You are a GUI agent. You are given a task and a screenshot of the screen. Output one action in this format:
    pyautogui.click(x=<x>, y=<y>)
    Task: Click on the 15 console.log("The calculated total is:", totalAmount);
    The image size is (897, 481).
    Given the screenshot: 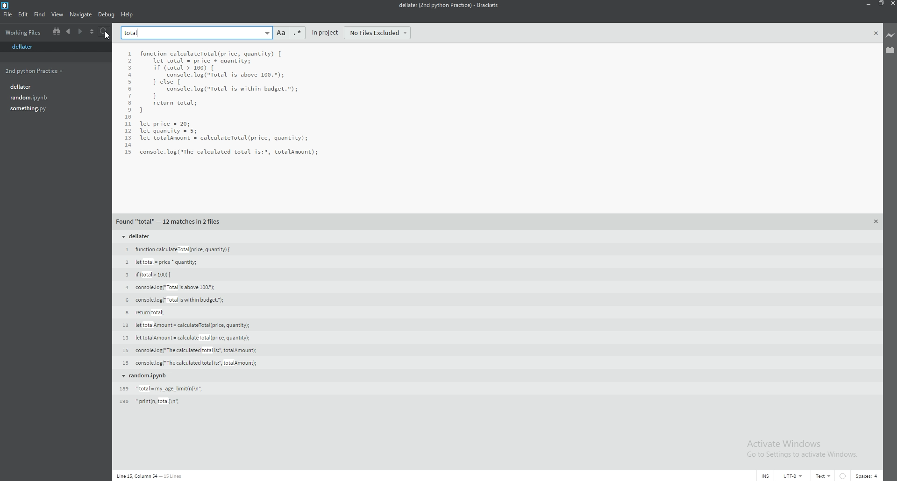 What is the action you would take?
    pyautogui.click(x=188, y=350)
    